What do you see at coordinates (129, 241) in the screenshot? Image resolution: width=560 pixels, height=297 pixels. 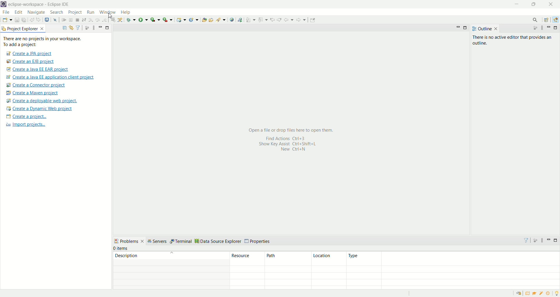 I see `problems` at bounding box center [129, 241].